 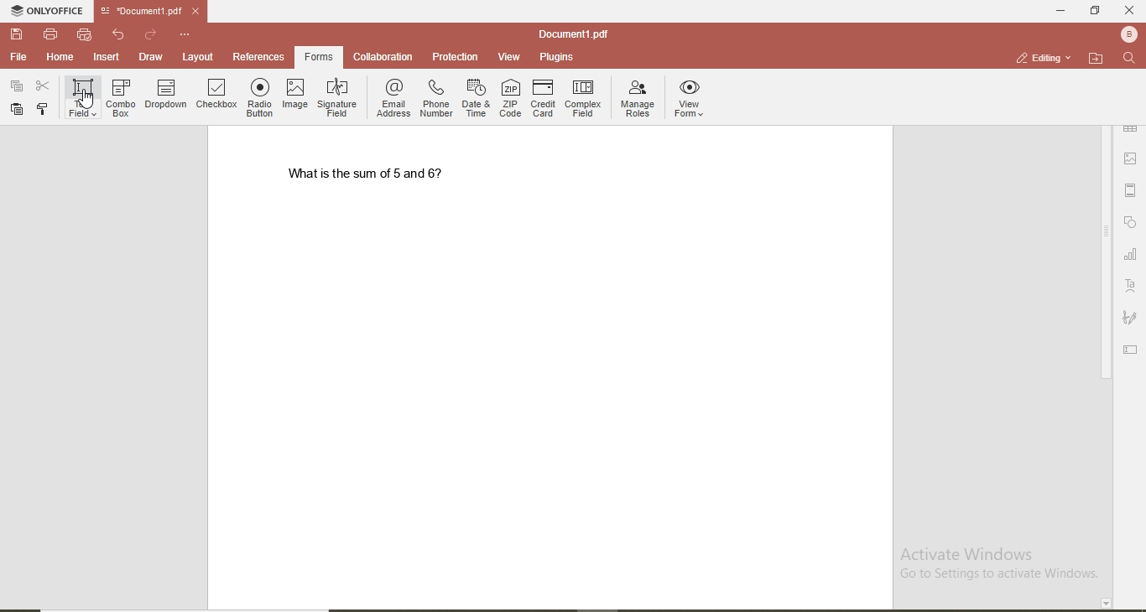 What do you see at coordinates (1132, 255) in the screenshot?
I see `chart` at bounding box center [1132, 255].